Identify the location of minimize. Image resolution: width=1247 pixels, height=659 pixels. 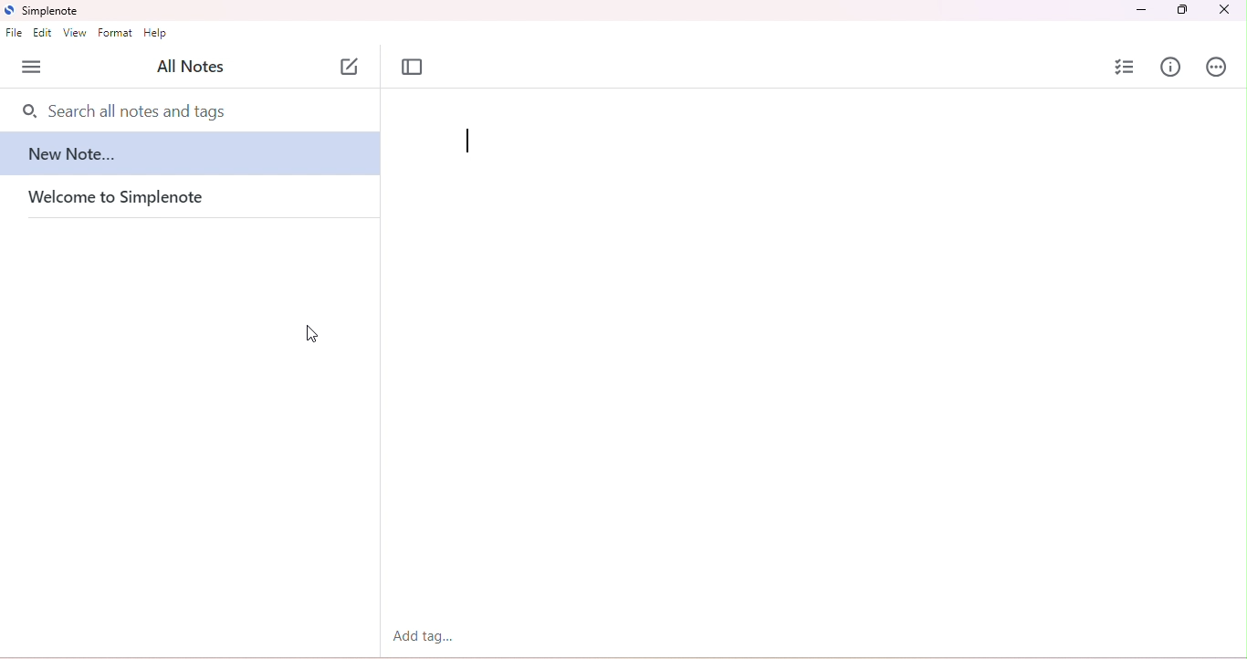
(1139, 11).